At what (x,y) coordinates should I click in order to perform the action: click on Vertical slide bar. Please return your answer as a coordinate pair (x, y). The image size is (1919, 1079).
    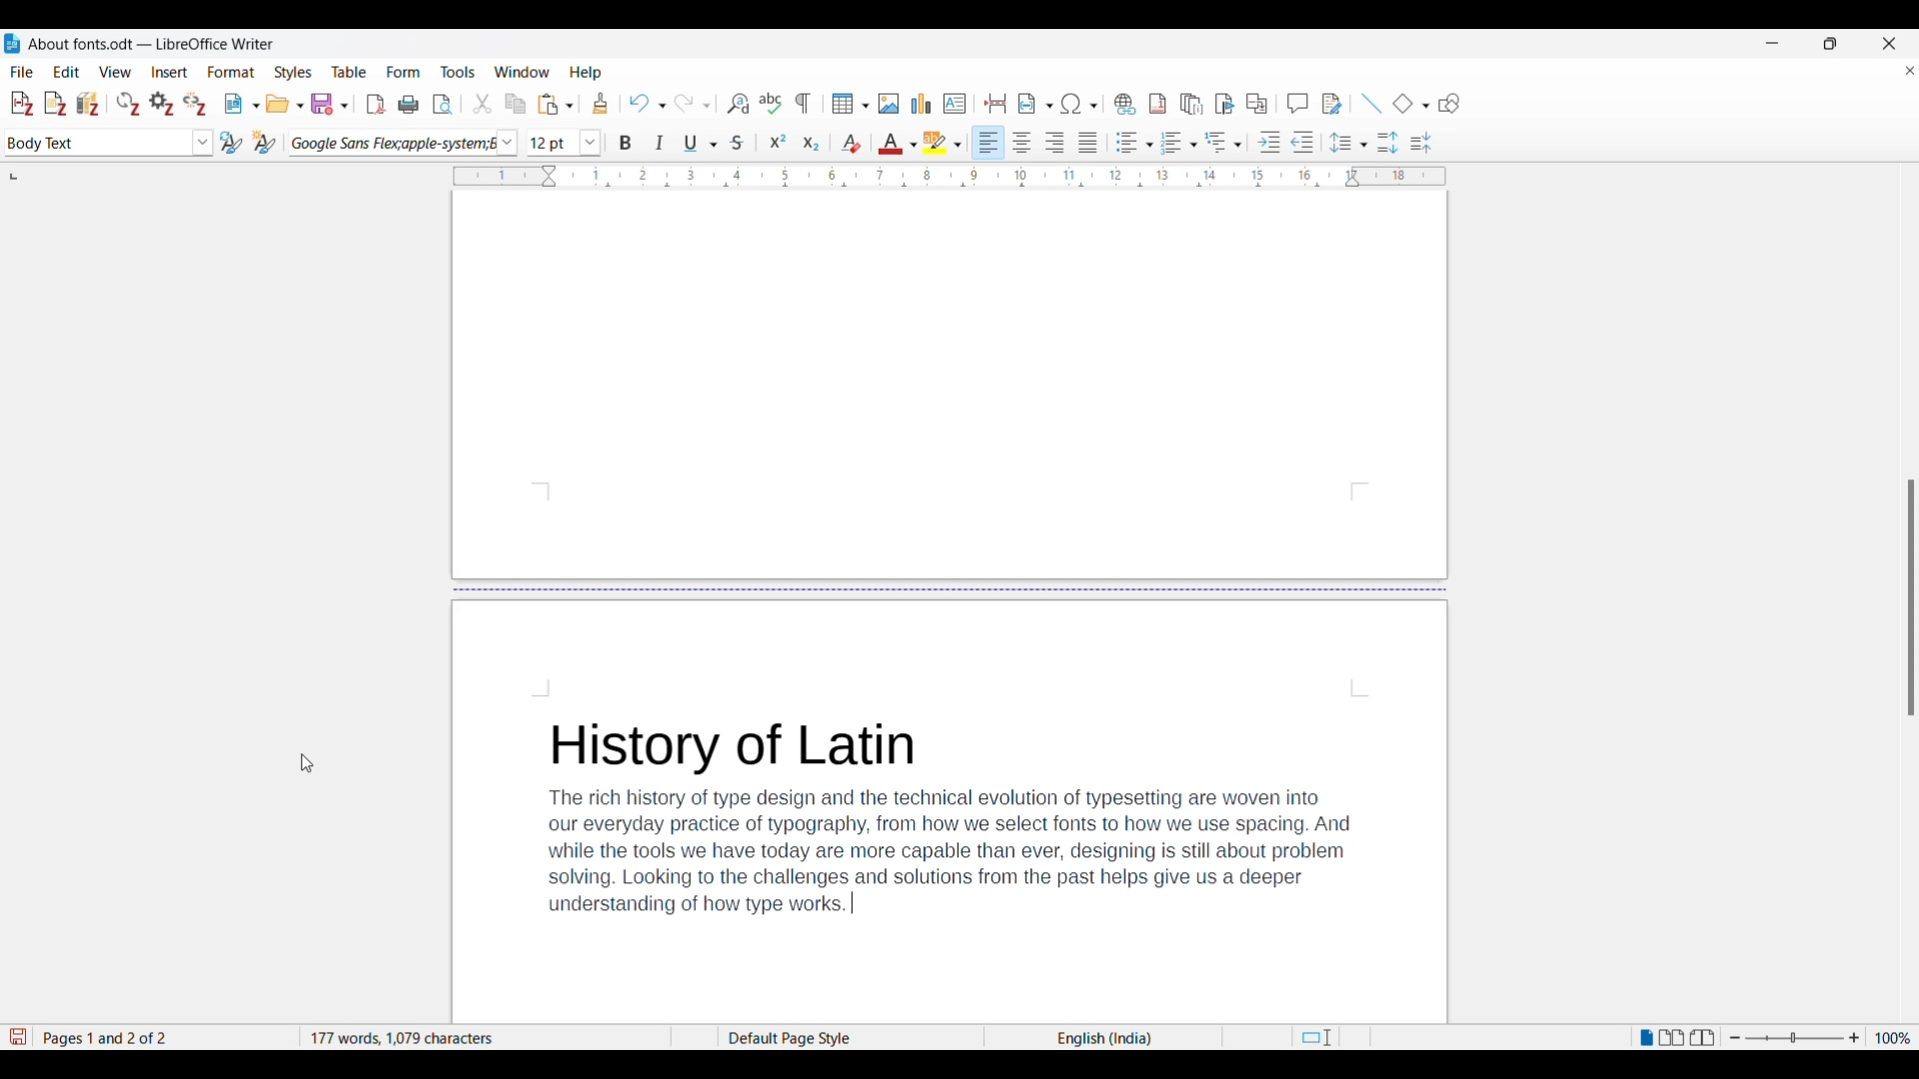
    Looking at the image, I should click on (1911, 598).